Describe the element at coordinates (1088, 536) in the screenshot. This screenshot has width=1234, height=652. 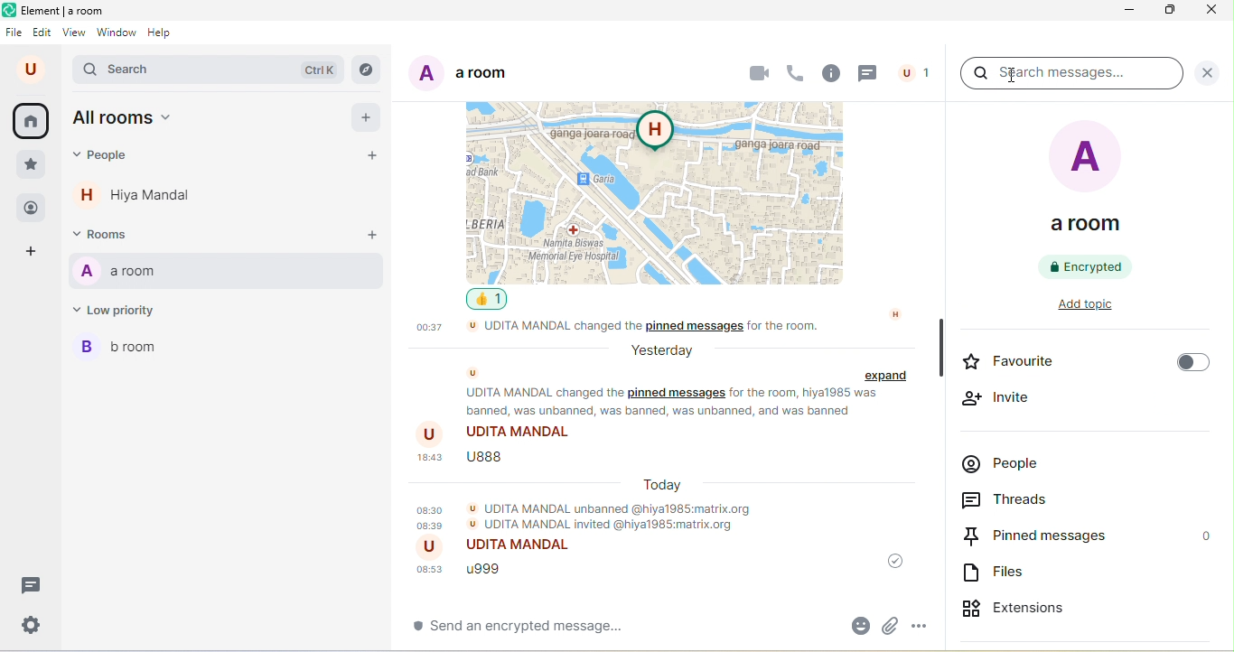
I see `pinned message` at that location.